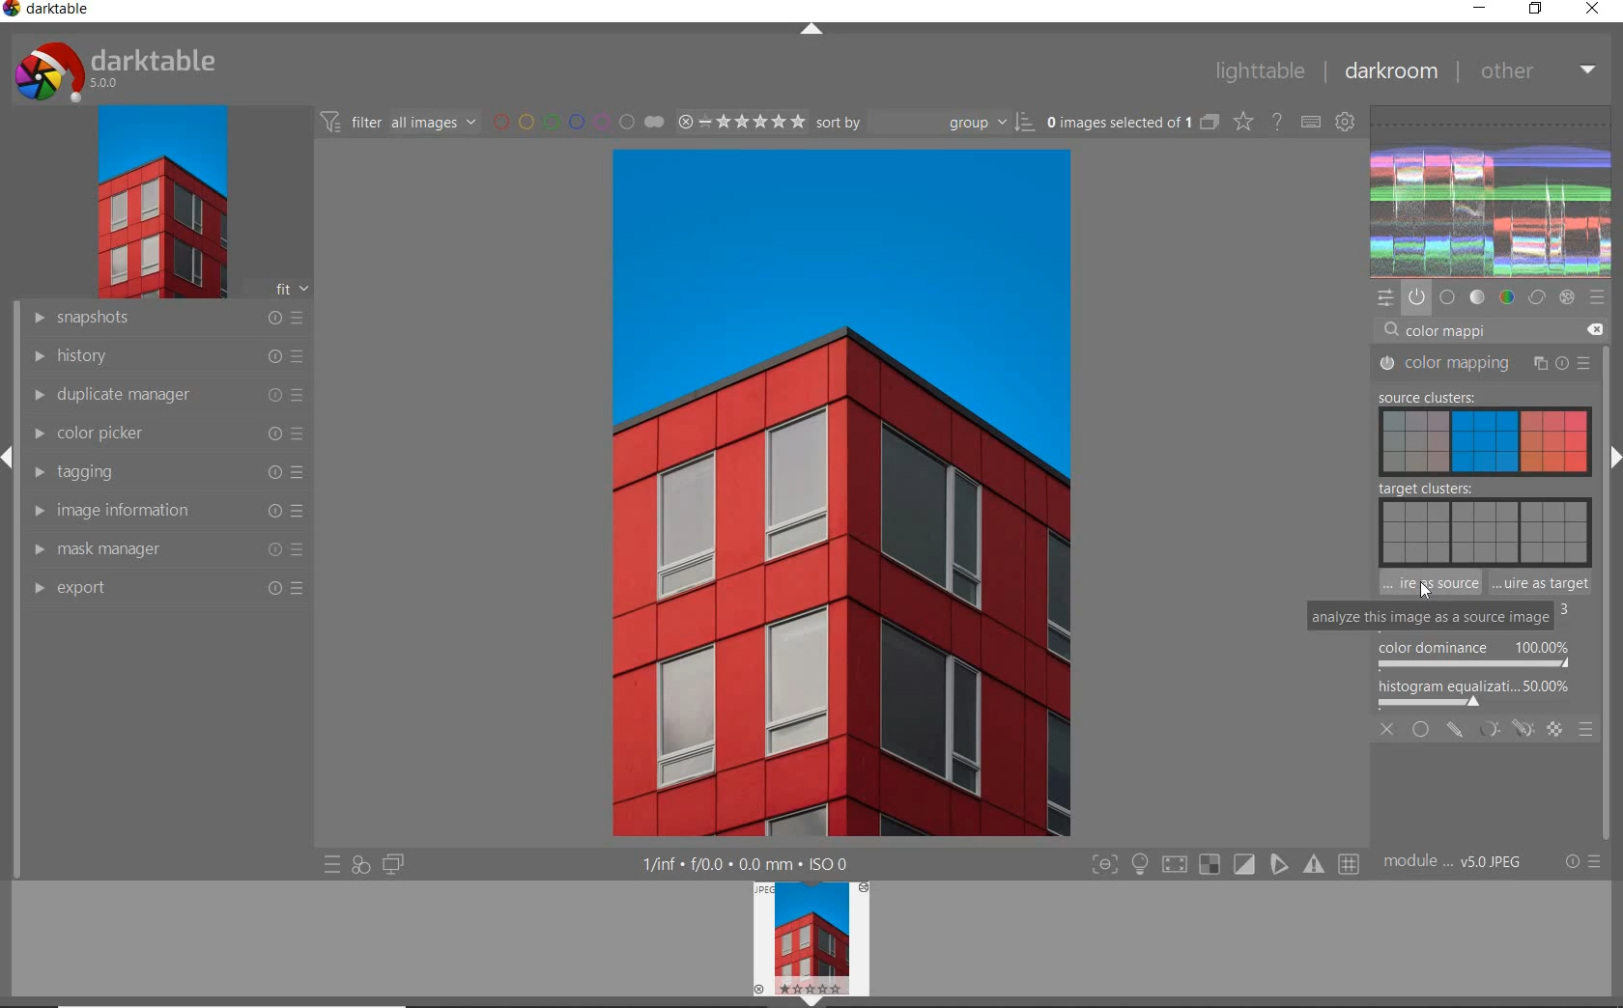  I want to click on image preview, so click(810, 944).